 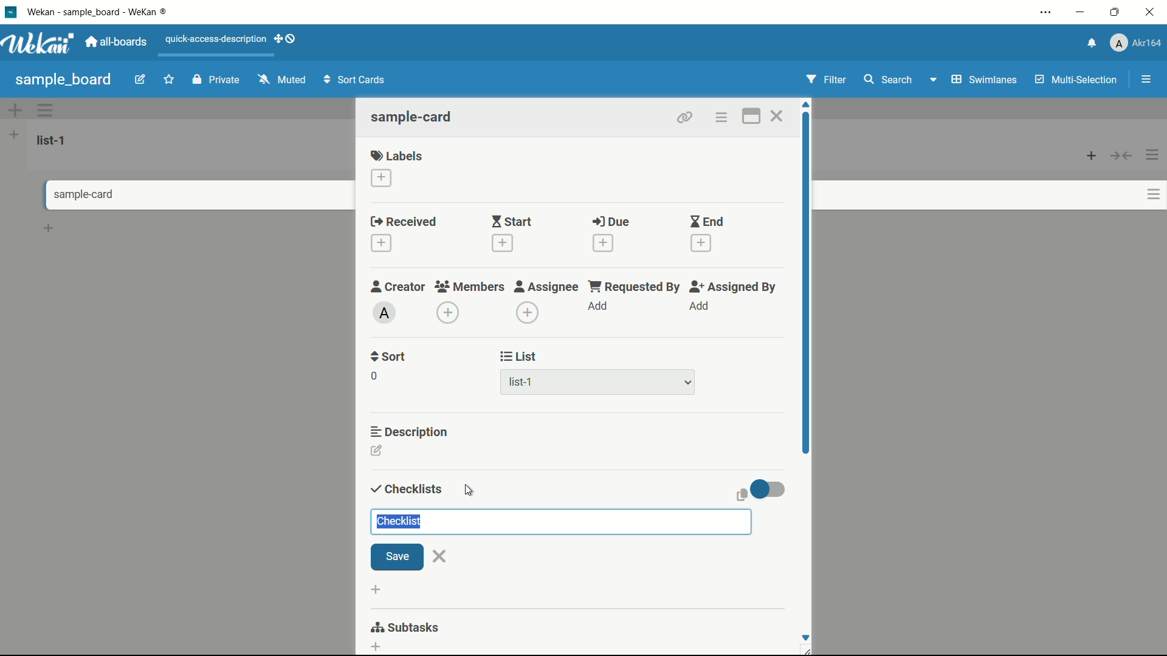 What do you see at coordinates (380, 244) in the screenshot?
I see `add date` at bounding box center [380, 244].